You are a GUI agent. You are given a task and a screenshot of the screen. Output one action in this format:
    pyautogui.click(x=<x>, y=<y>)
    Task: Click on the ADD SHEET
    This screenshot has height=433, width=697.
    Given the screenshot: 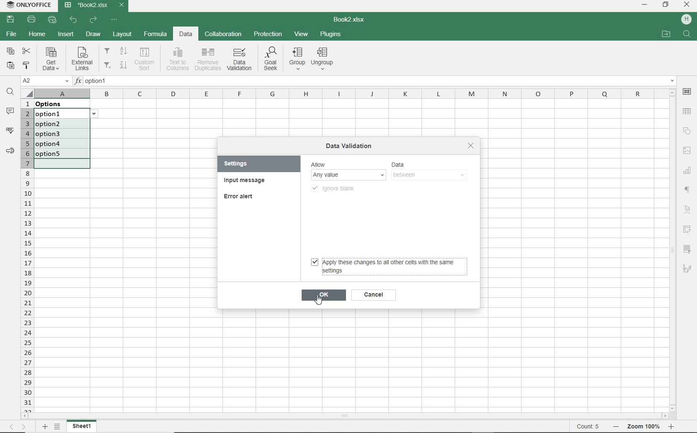 What is the action you would take?
    pyautogui.click(x=45, y=427)
    